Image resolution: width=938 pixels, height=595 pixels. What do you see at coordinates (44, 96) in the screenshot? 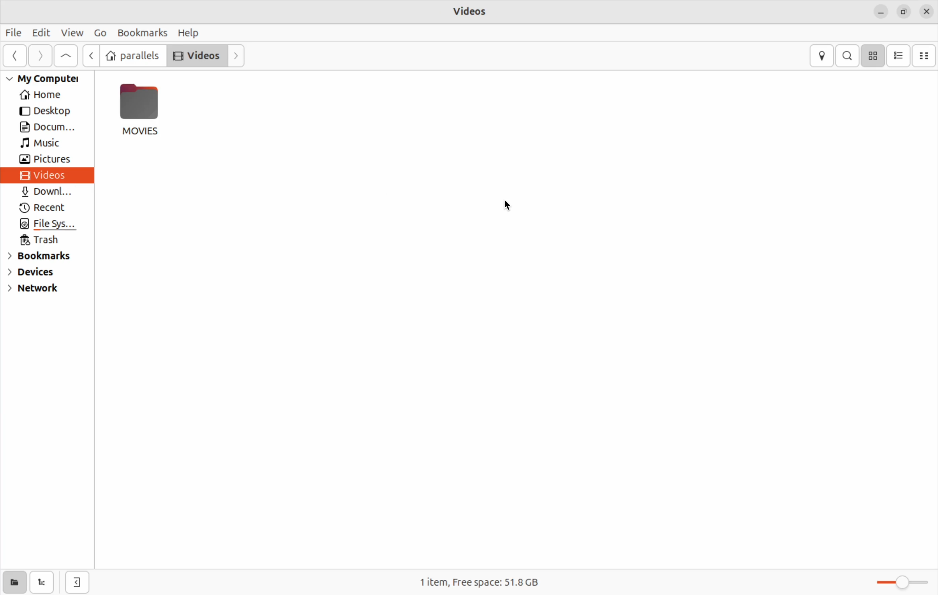
I see `Home` at bounding box center [44, 96].